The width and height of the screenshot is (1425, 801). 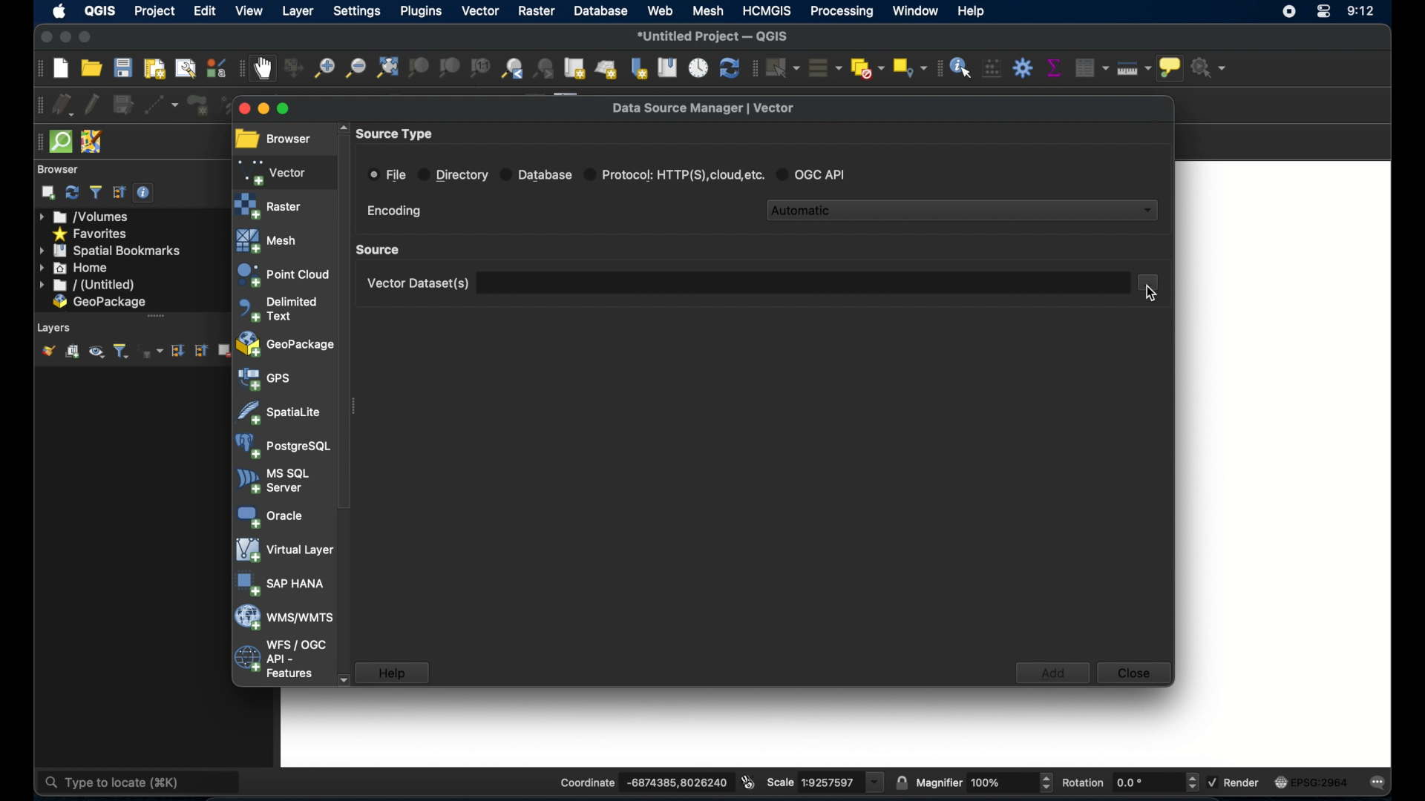 I want to click on zoom in, so click(x=323, y=70).